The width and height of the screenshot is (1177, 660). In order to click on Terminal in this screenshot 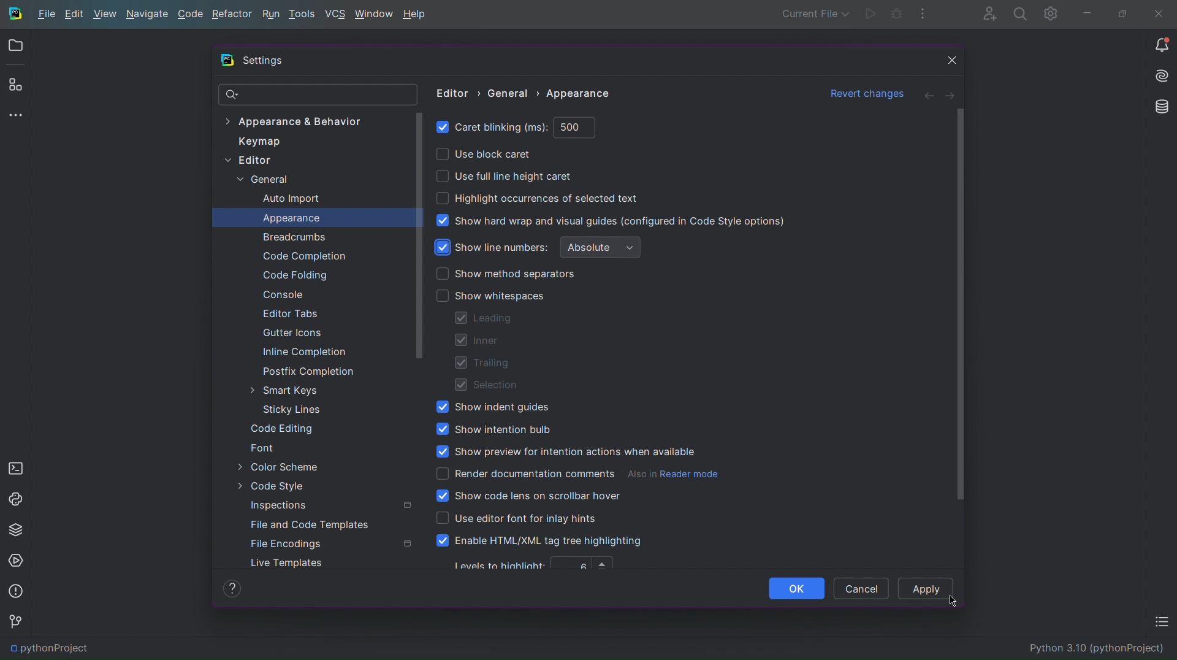, I will do `click(15, 466)`.